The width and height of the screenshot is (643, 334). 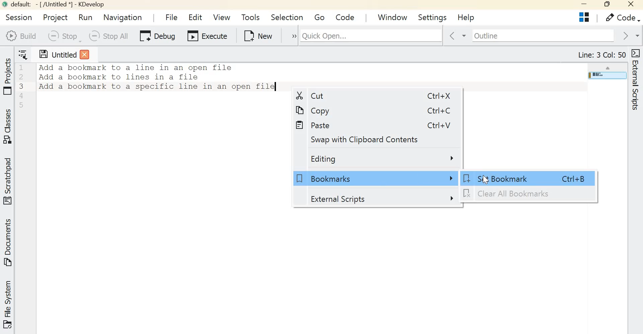 What do you see at coordinates (9, 304) in the screenshot?
I see `File system` at bounding box center [9, 304].